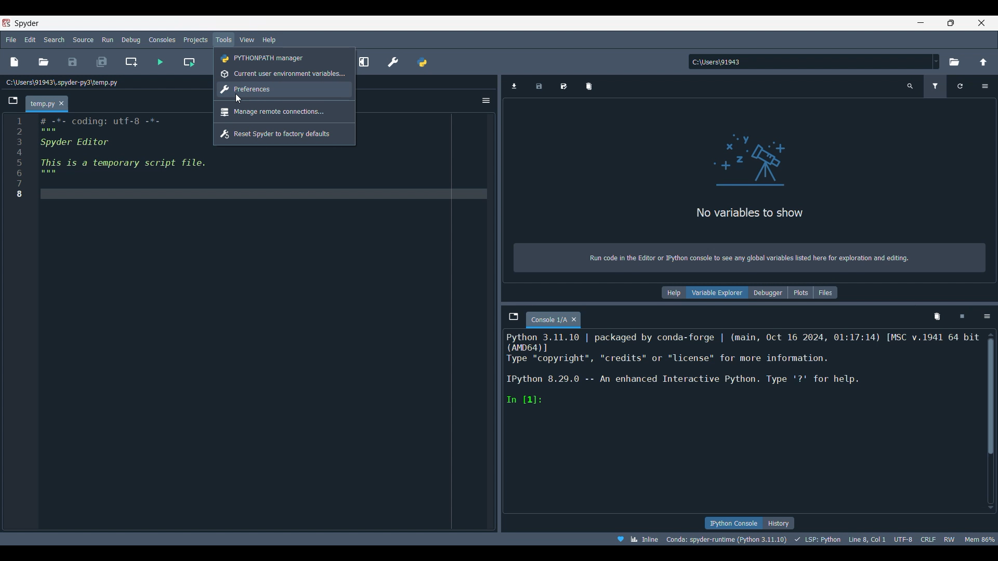 The image size is (998, 561). What do you see at coordinates (904, 538) in the screenshot?
I see `utf-8` at bounding box center [904, 538].